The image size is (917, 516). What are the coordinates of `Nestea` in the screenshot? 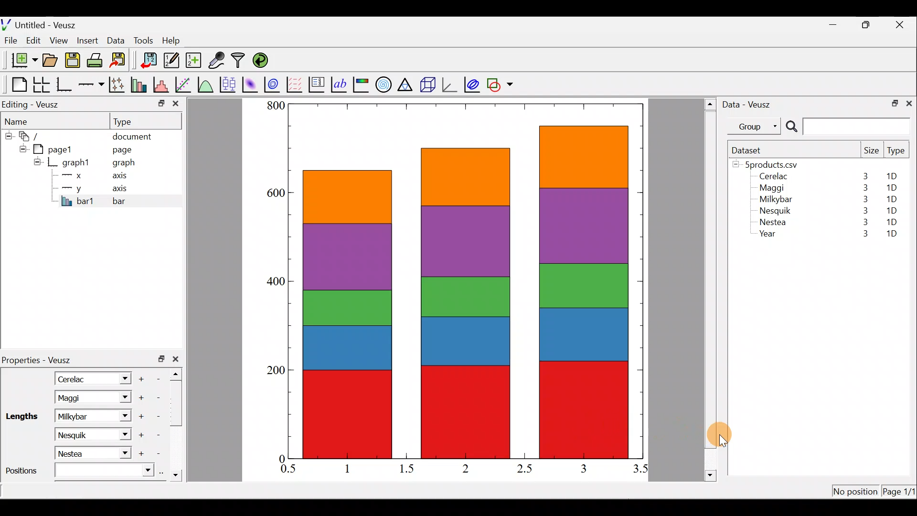 It's located at (82, 453).